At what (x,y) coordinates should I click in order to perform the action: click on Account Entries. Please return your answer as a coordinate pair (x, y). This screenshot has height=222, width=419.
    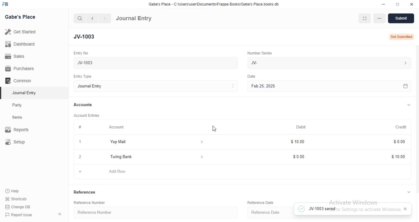
    Looking at the image, I should click on (87, 116).